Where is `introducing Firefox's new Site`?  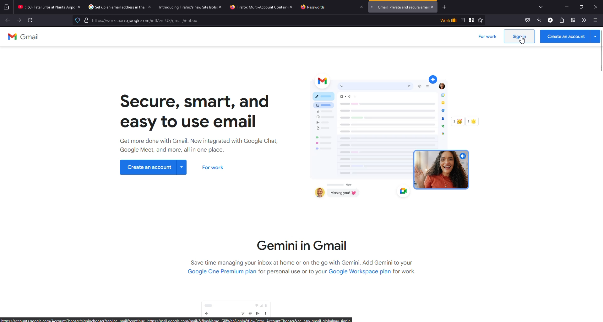 introducing Firefox's new Site is located at coordinates (183, 7).